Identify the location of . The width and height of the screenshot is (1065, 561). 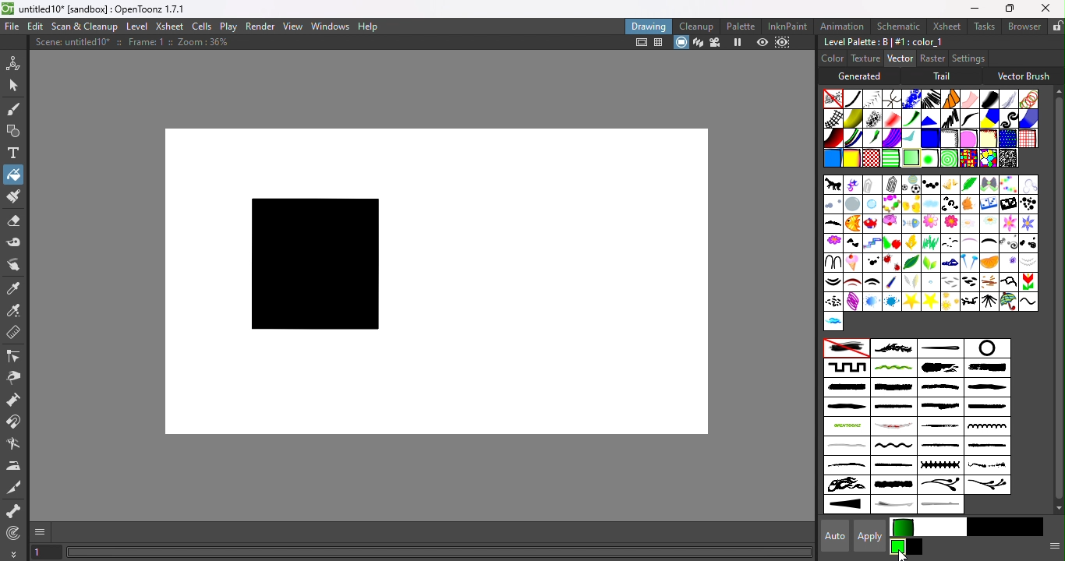
(910, 244).